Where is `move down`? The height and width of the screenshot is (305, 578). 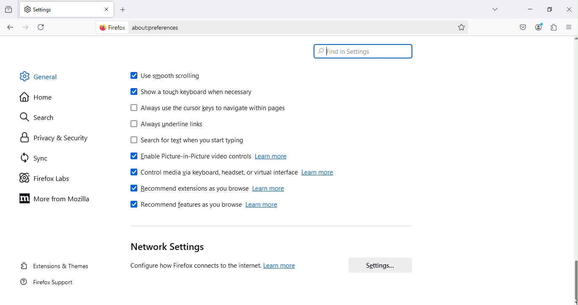
move down is located at coordinates (574, 302).